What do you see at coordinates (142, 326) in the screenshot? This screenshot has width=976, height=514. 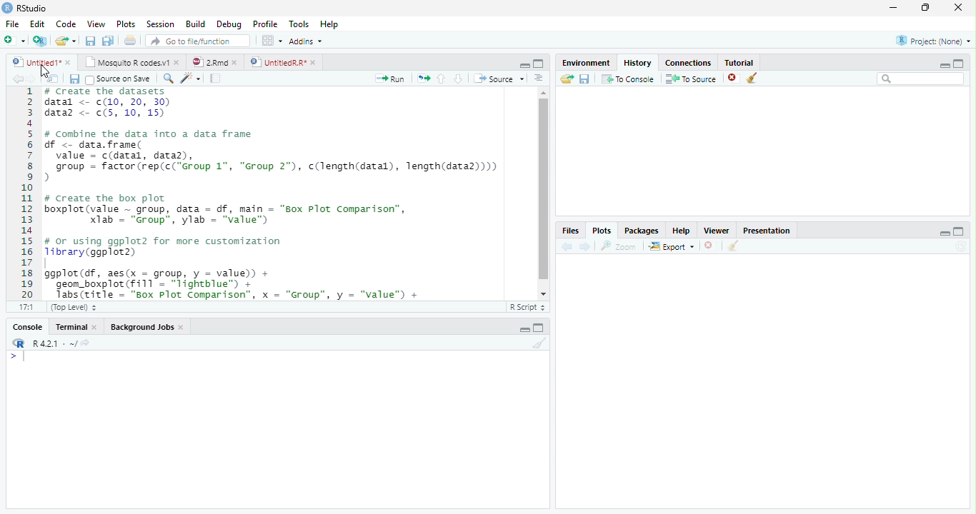 I see `Background Jobs` at bounding box center [142, 326].